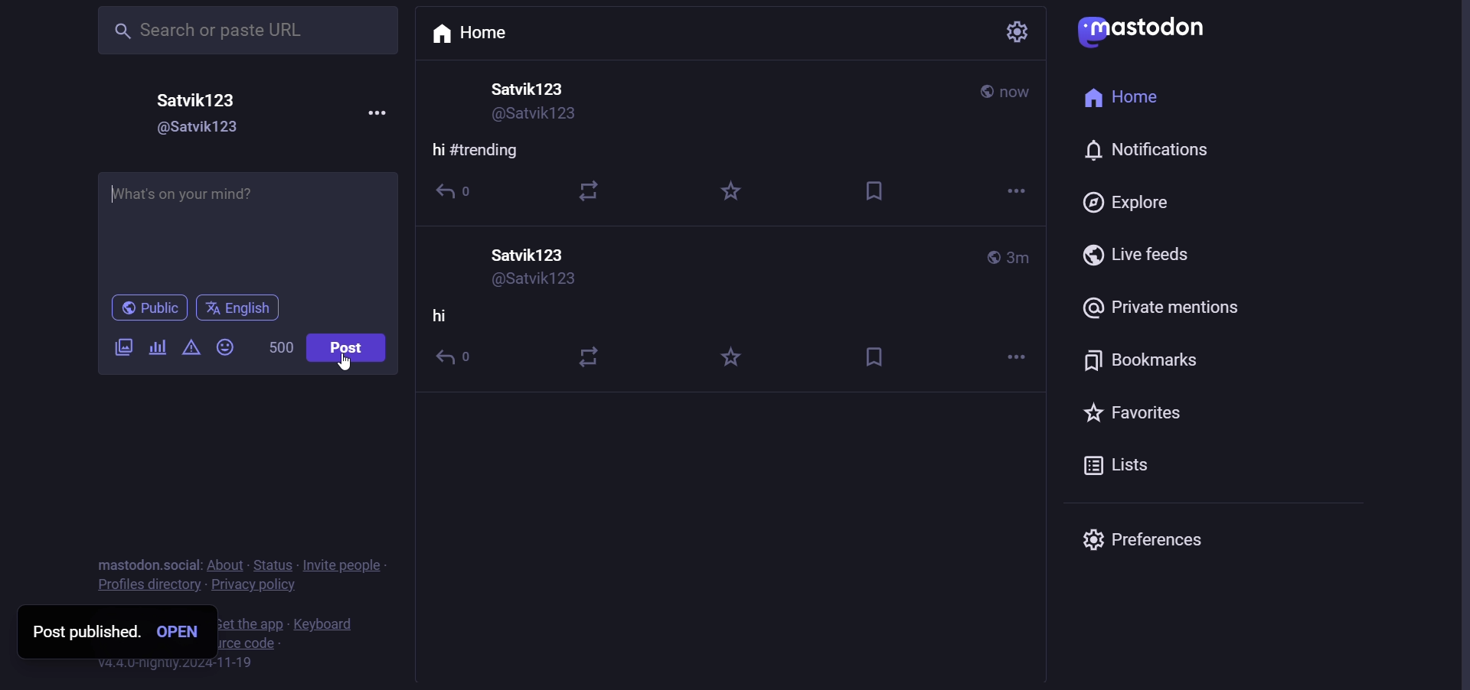 The width and height of the screenshot is (1470, 690). Describe the element at coordinates (538, 116) in the screenshot. I see `user id` at that location.